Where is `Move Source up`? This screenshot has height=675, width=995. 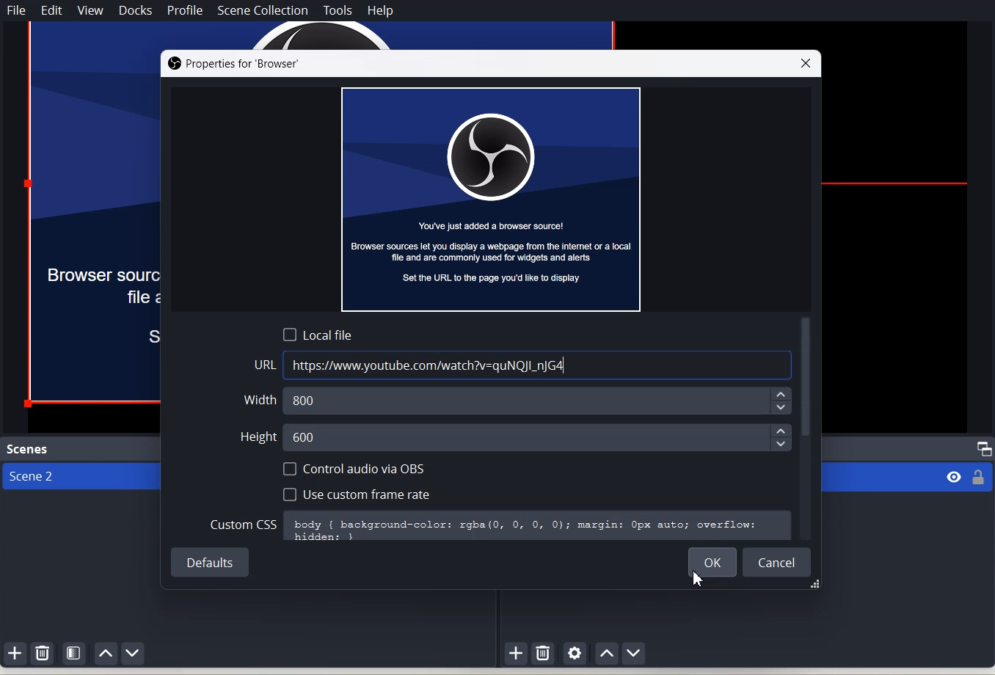
Move Source up is located at coordinates (605, 653).